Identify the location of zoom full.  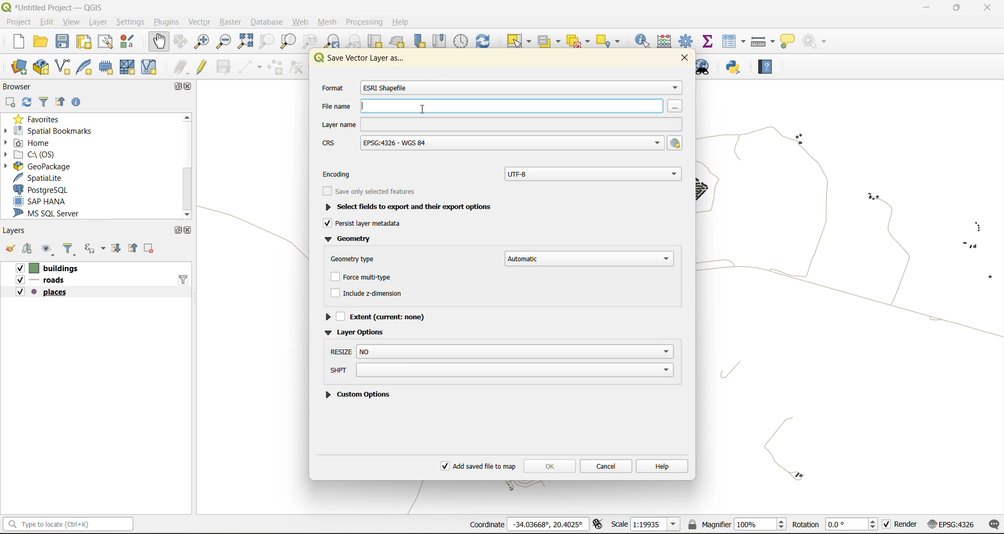
(245, 42).